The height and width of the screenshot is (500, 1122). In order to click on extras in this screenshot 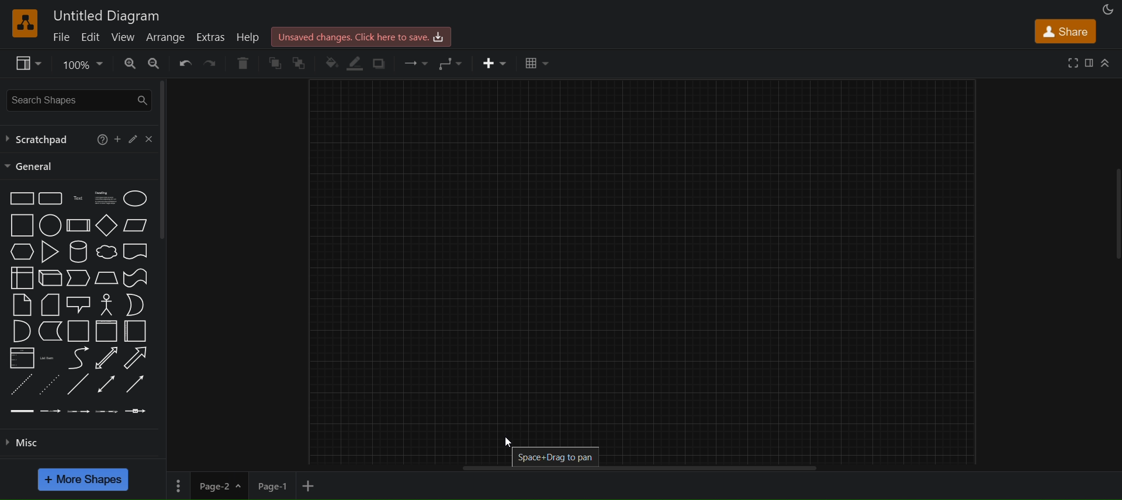, I will do `click(211, 37)`.